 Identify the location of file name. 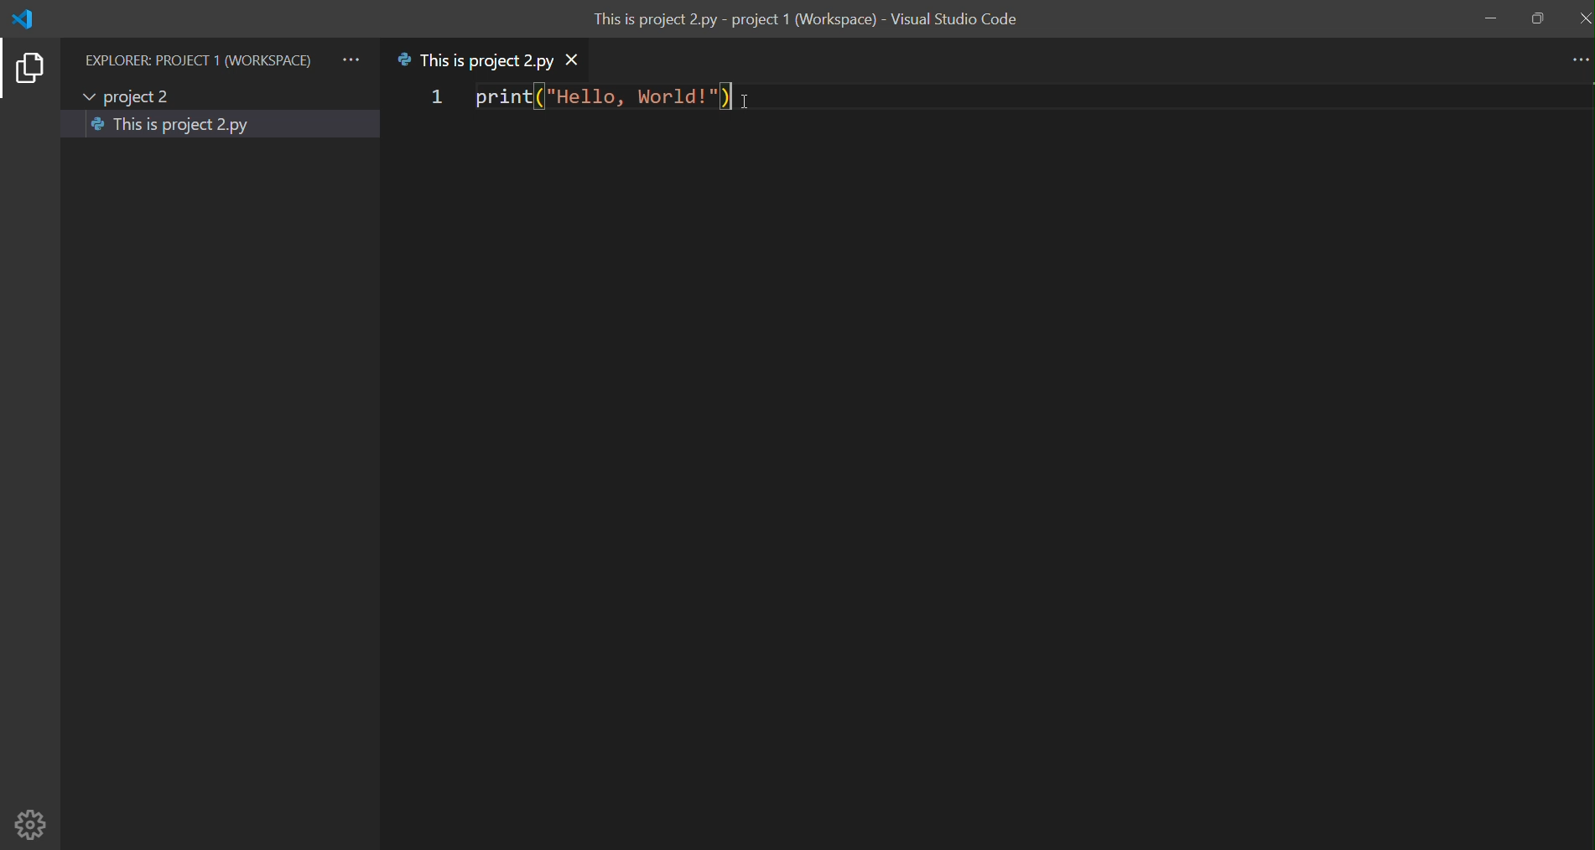
(474, 60).